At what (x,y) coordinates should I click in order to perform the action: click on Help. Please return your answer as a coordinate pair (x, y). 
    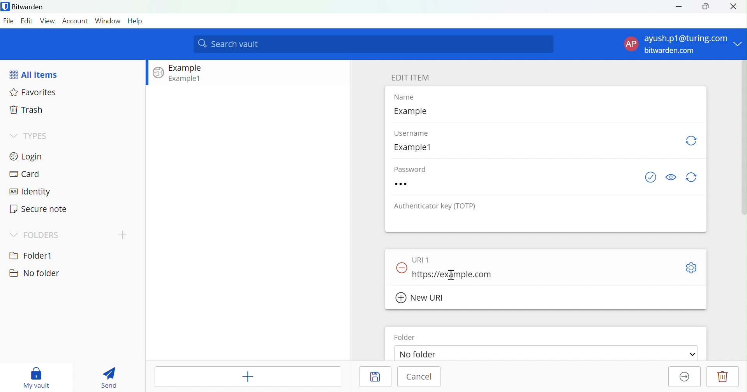
    Looking at the image, I should click on (136, 21).